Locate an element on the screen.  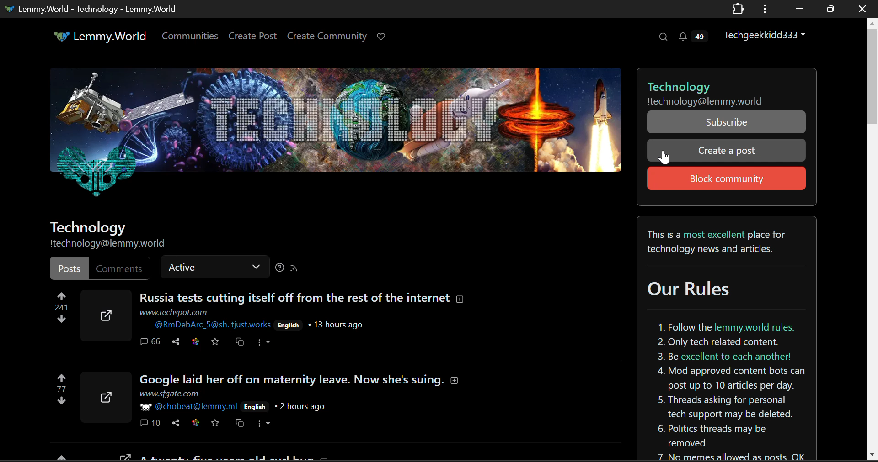
Comments is located at coordinates (150, 343).